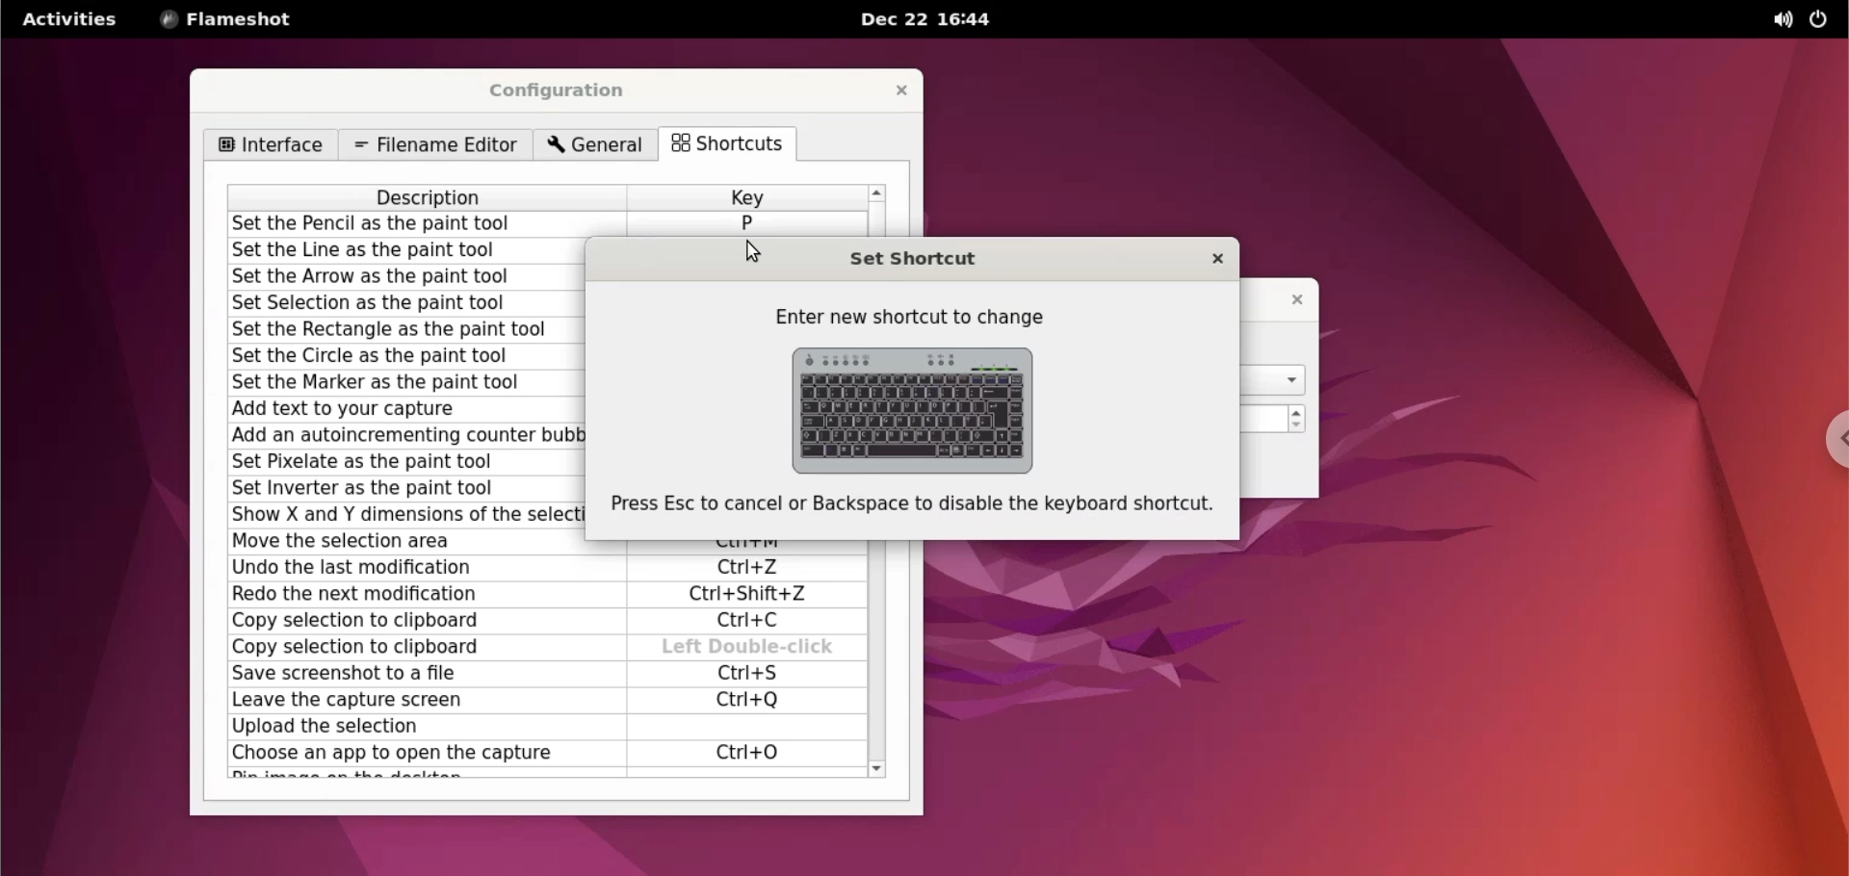 This screenshot has height=876, width=1849. I want to click on sound options, so click(1775, 20).